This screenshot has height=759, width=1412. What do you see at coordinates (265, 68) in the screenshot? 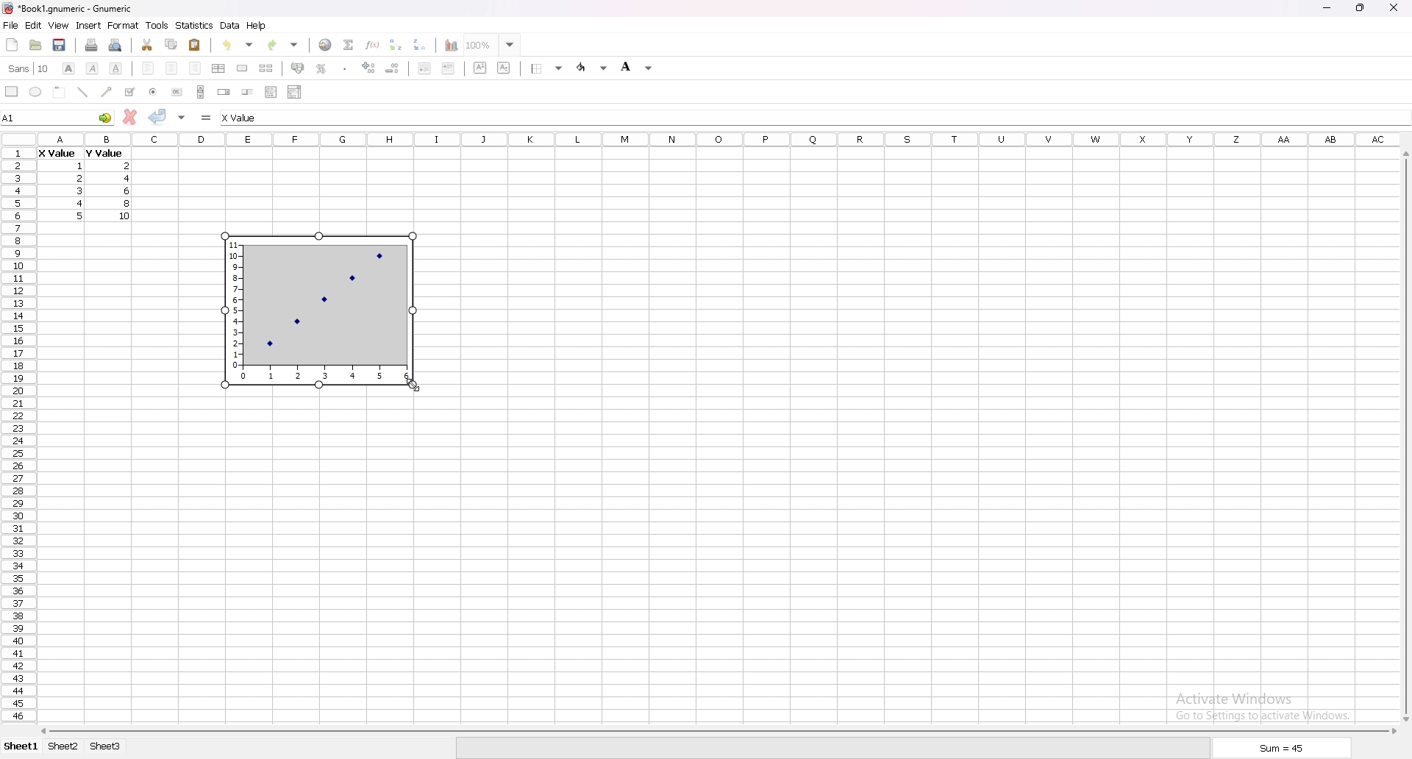
I see `split merged cells` at bounding box center [265, 68].